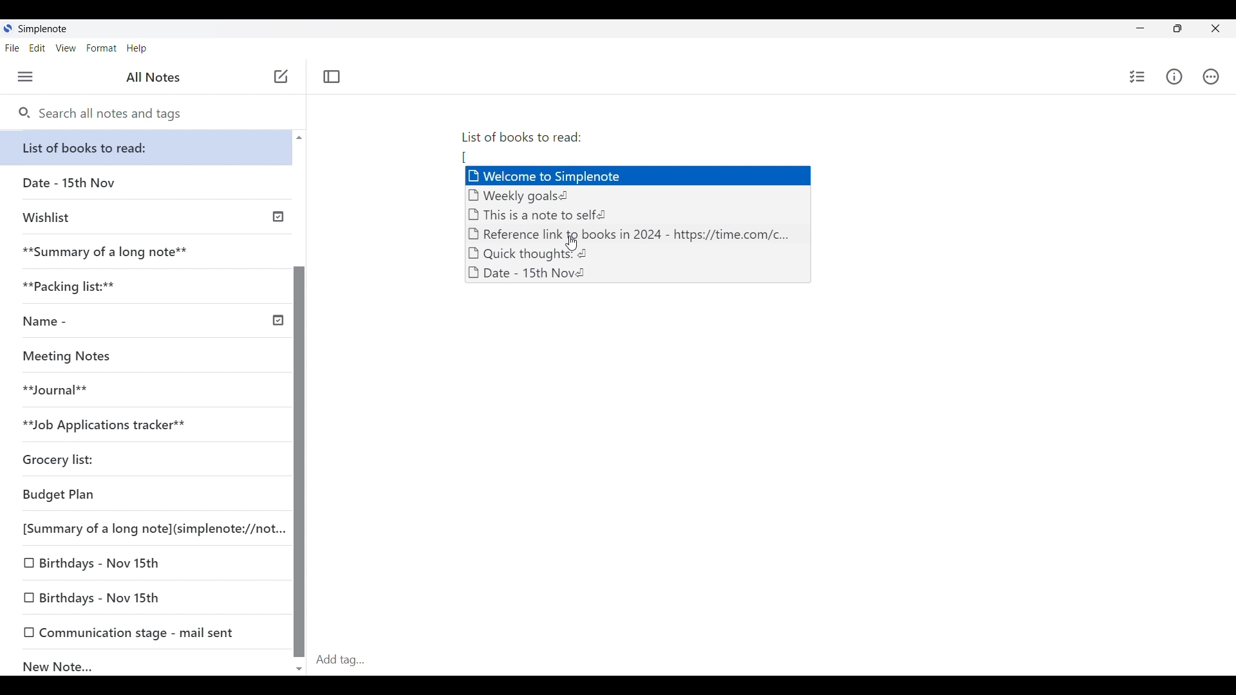 Image resolution: width=1236 pixels, height=695 pixels. What do you see at coordinates (149, 147) in the screenshot?
I see `List of books to read:` at bounding box center [149, 147].